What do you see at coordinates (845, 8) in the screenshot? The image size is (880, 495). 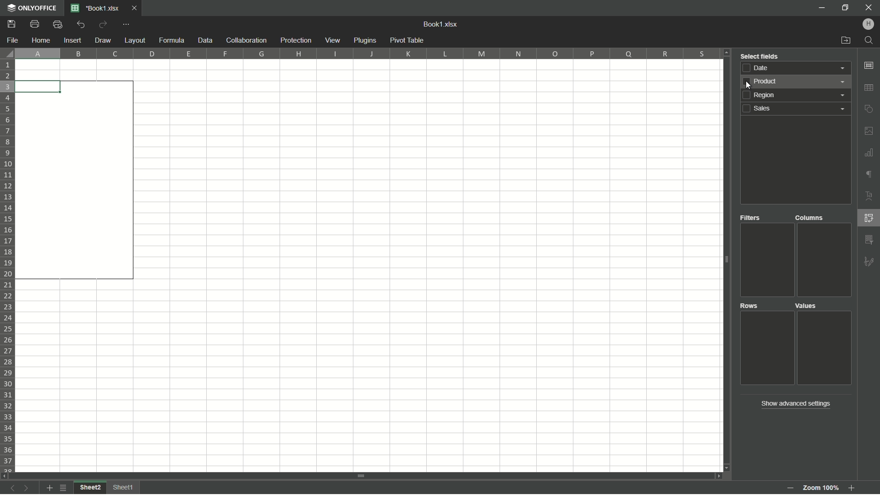 I see `minimize/maximize` at bounding box center [845, 8].